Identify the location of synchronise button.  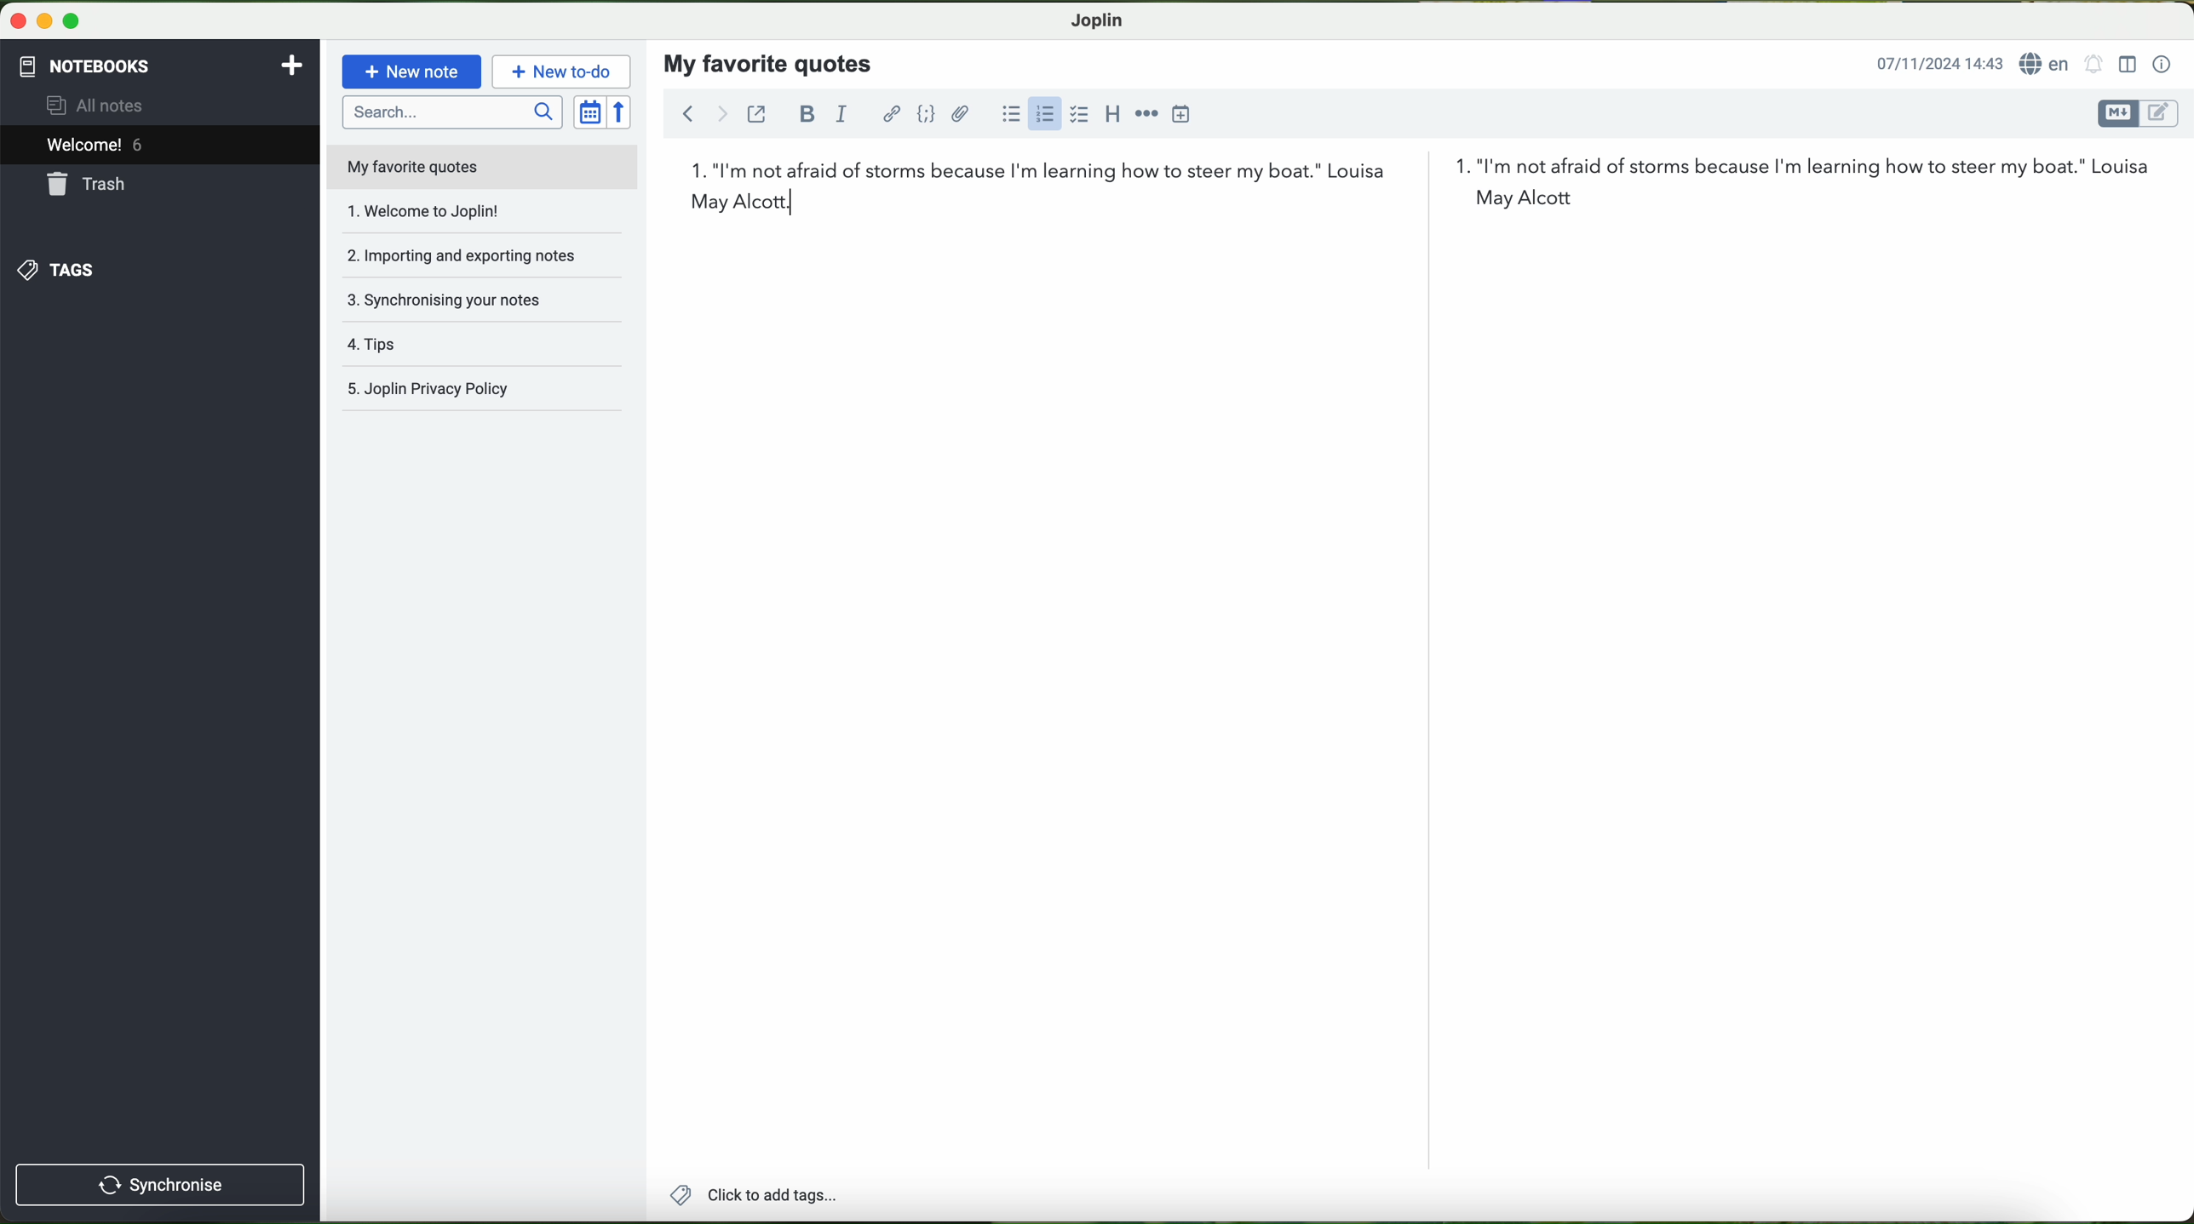
(162, 1187).